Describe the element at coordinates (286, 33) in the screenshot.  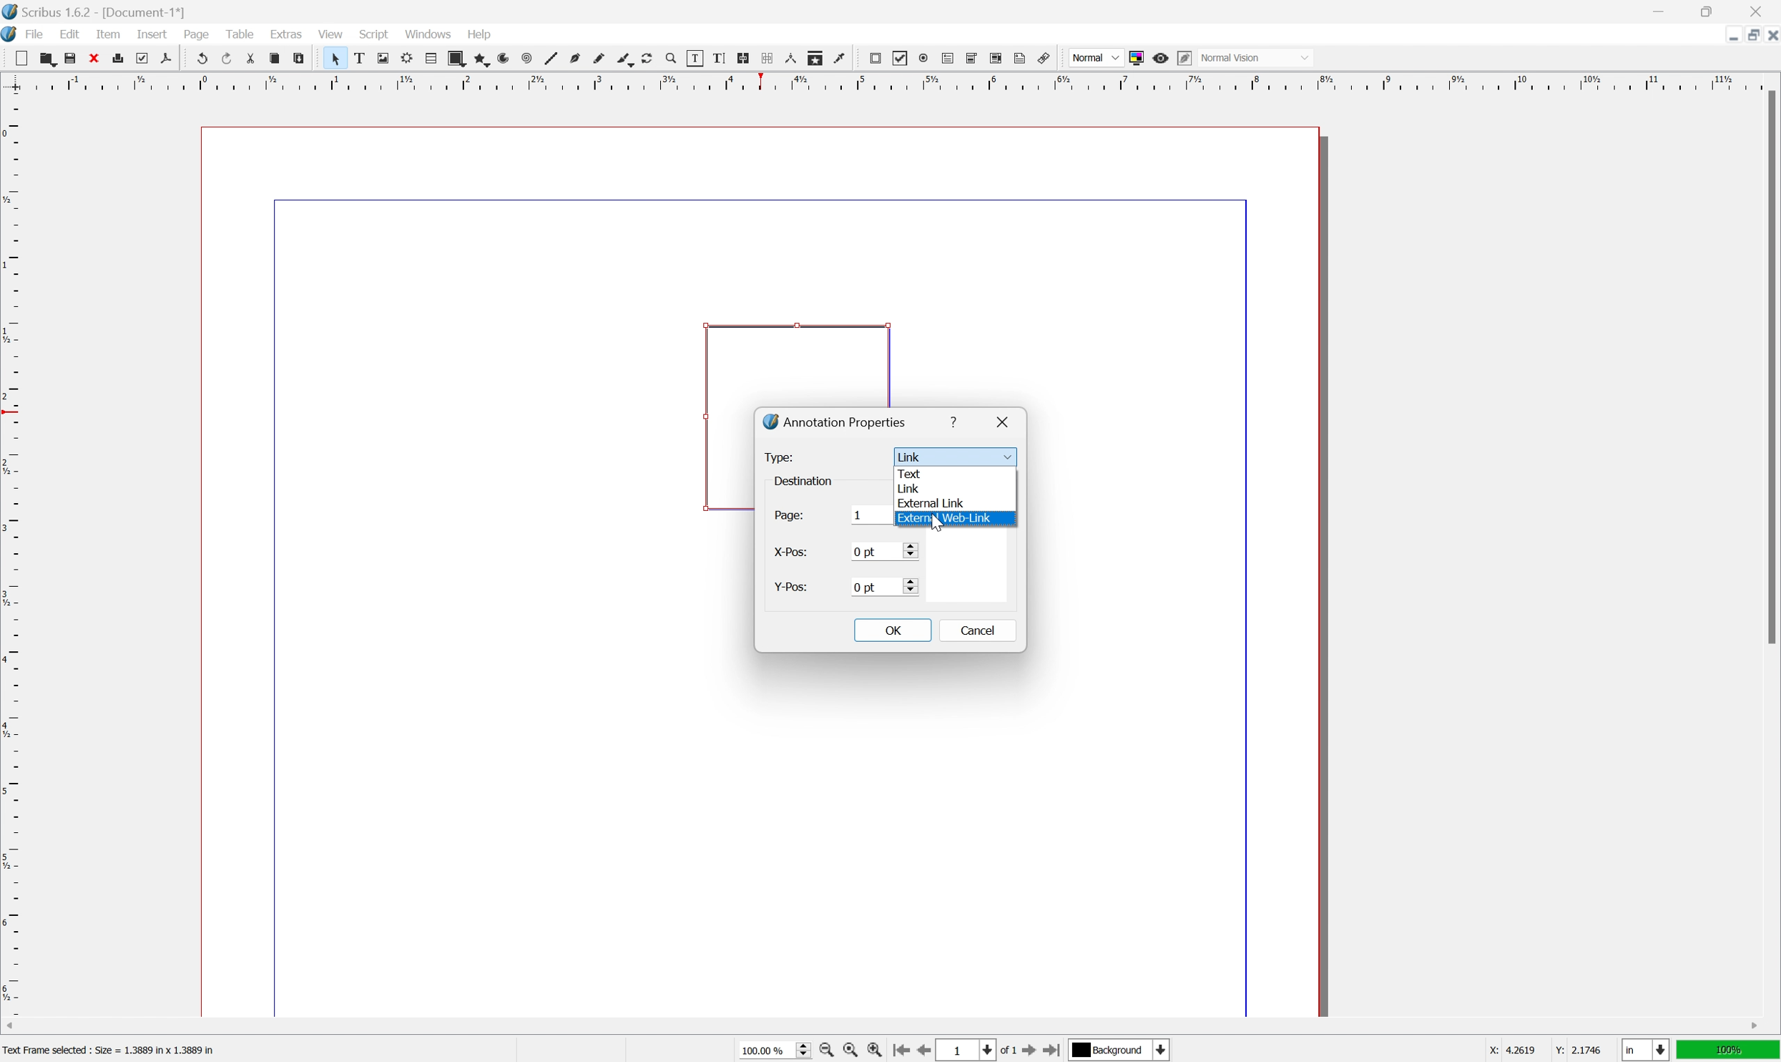
I see `extras` at that location.